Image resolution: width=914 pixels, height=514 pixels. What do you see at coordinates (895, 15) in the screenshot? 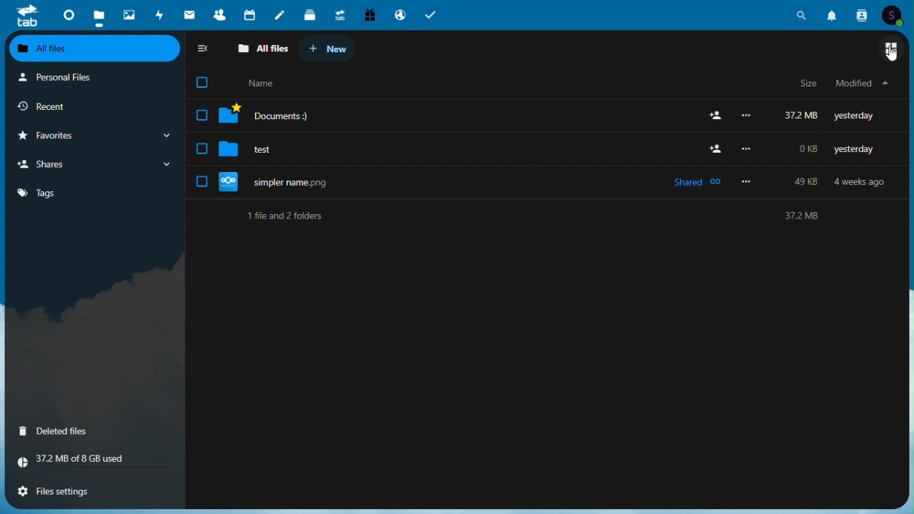
I see `account icon` at bounding box center [895, 15].